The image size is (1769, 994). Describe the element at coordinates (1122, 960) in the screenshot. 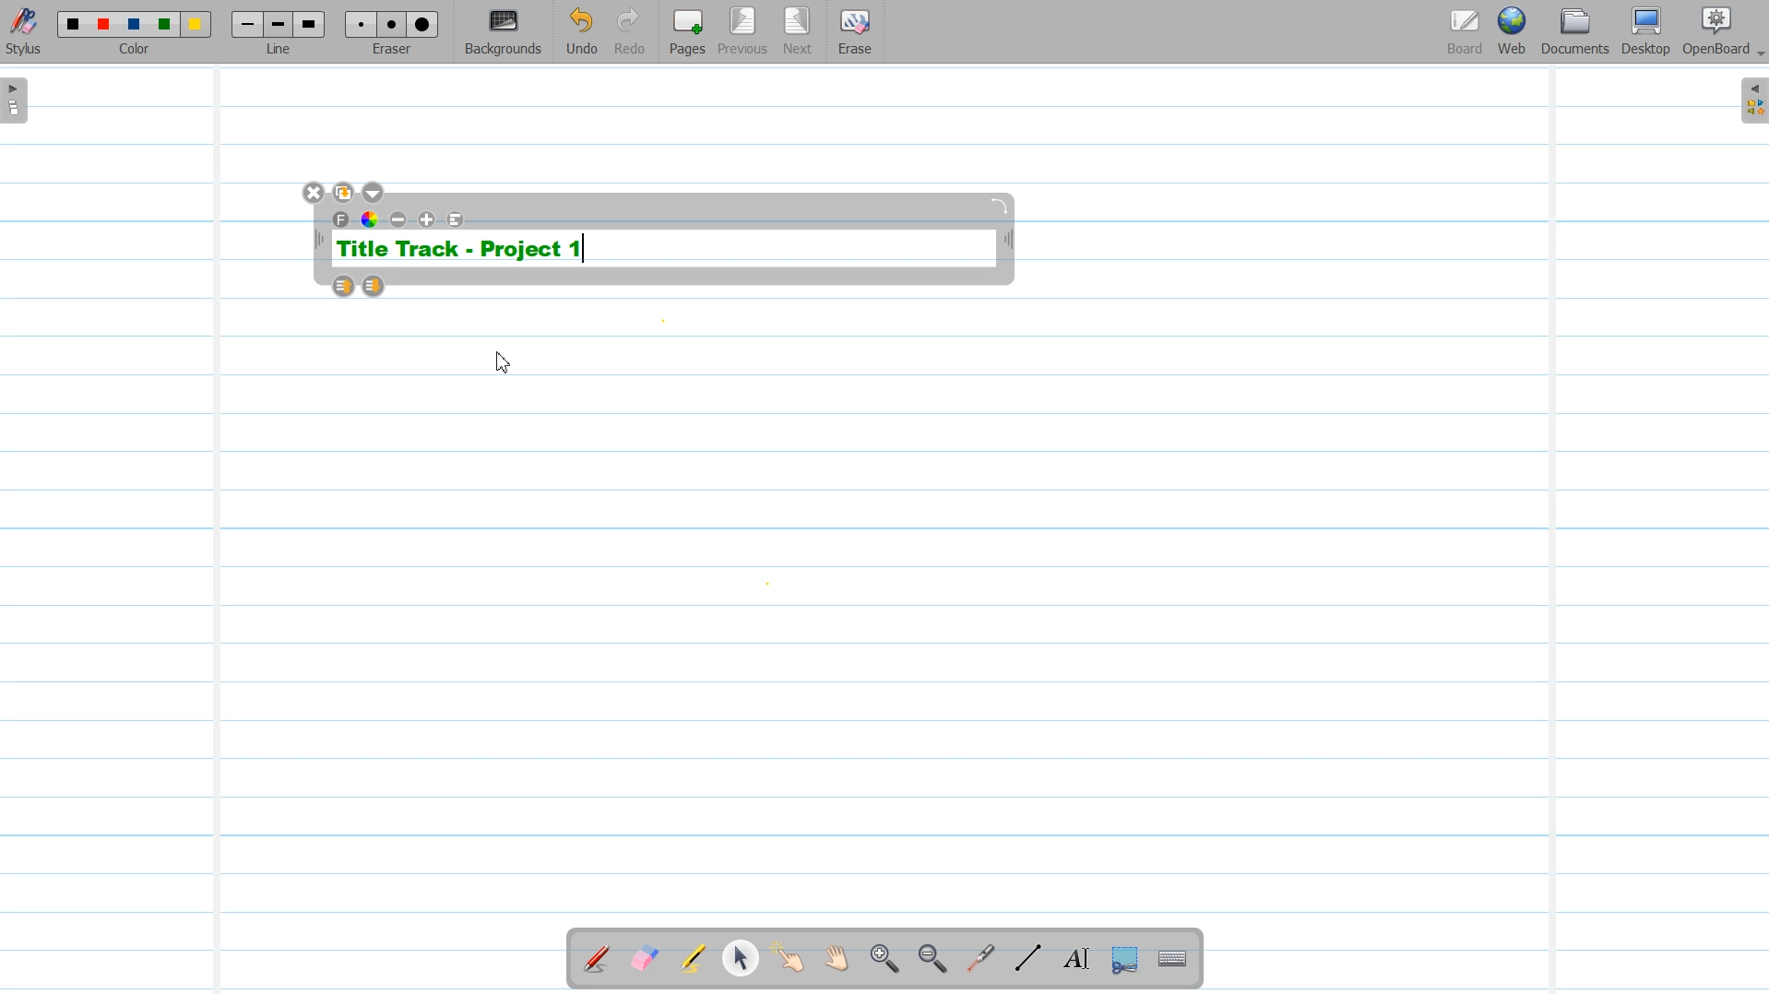

I see `Capture part of the screen` at that location.